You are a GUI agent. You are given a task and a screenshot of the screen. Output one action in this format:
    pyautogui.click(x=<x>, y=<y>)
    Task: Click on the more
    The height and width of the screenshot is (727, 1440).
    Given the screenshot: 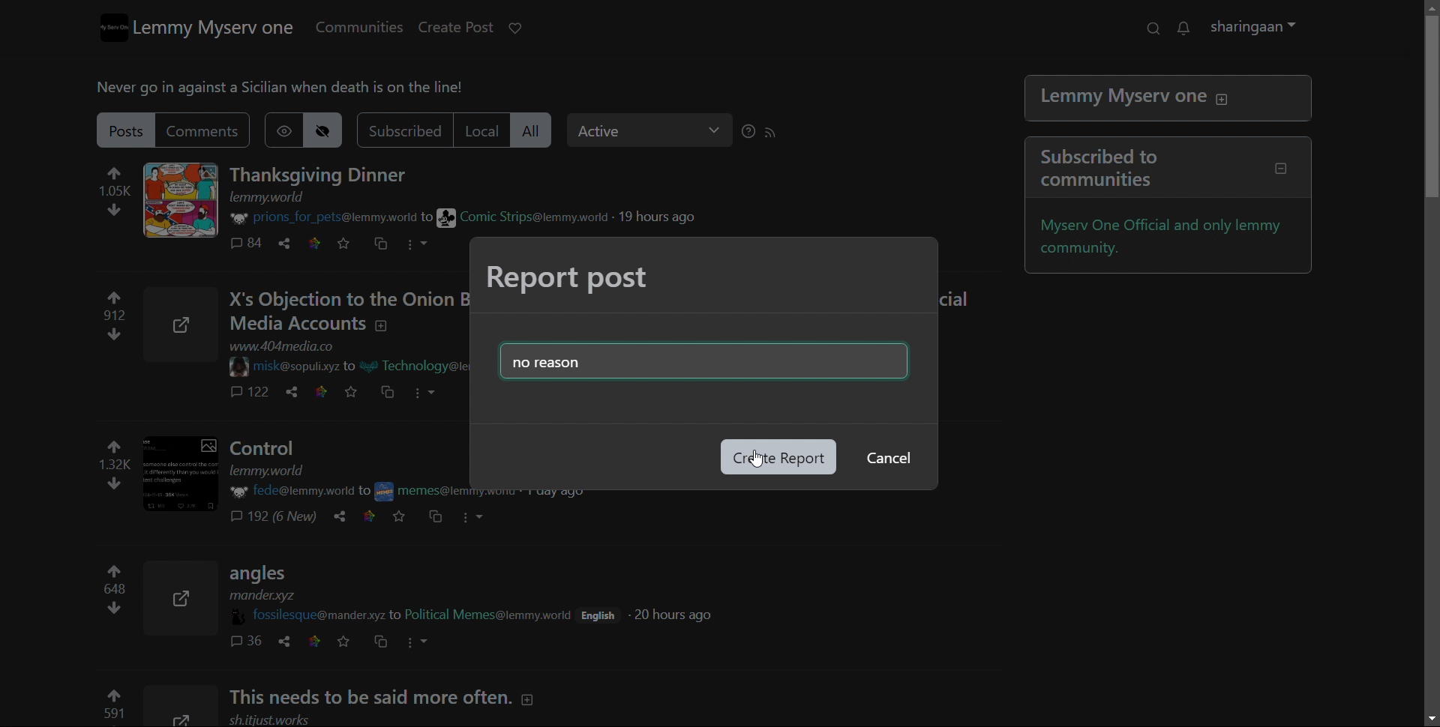 What is the action you would take?
    pyautogui.click(x=426, y=640)
    